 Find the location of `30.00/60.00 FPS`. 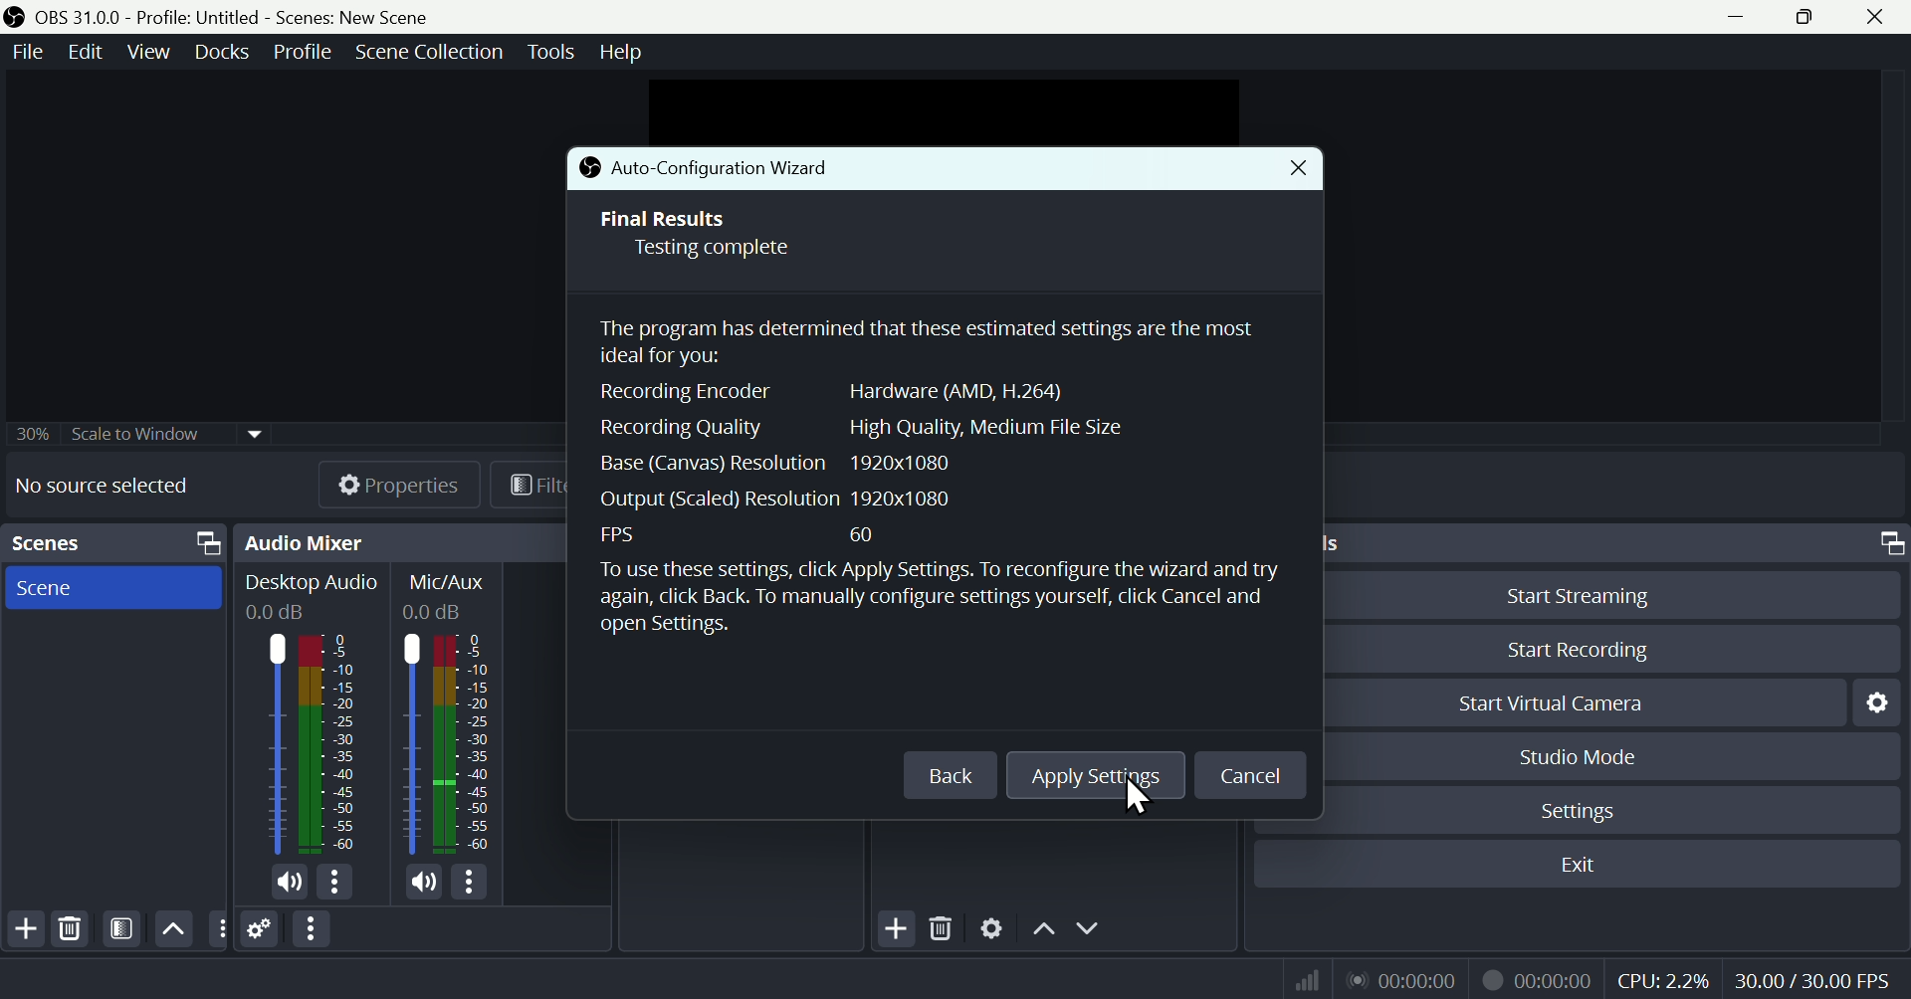

30.00/60.00 FPS is located at coordinates (1817, 975).